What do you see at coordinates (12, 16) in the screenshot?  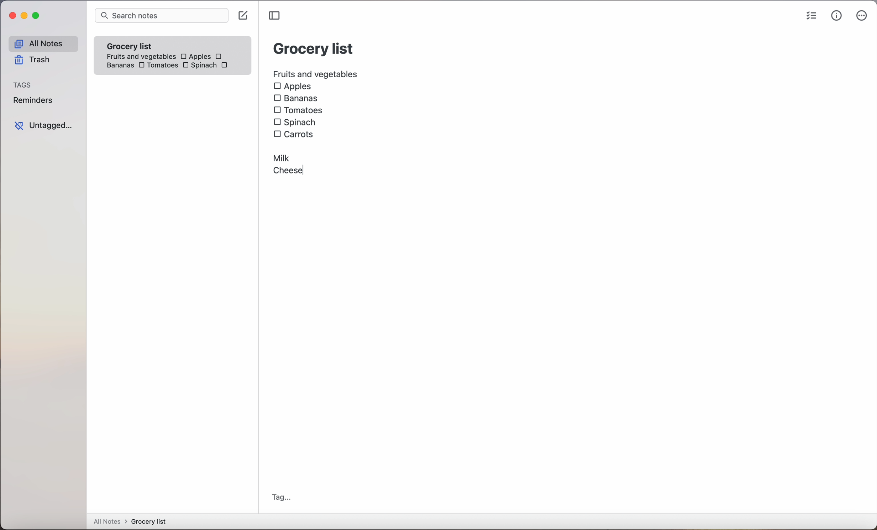 I see `close Simplenote` at bounding box center [12, 16].